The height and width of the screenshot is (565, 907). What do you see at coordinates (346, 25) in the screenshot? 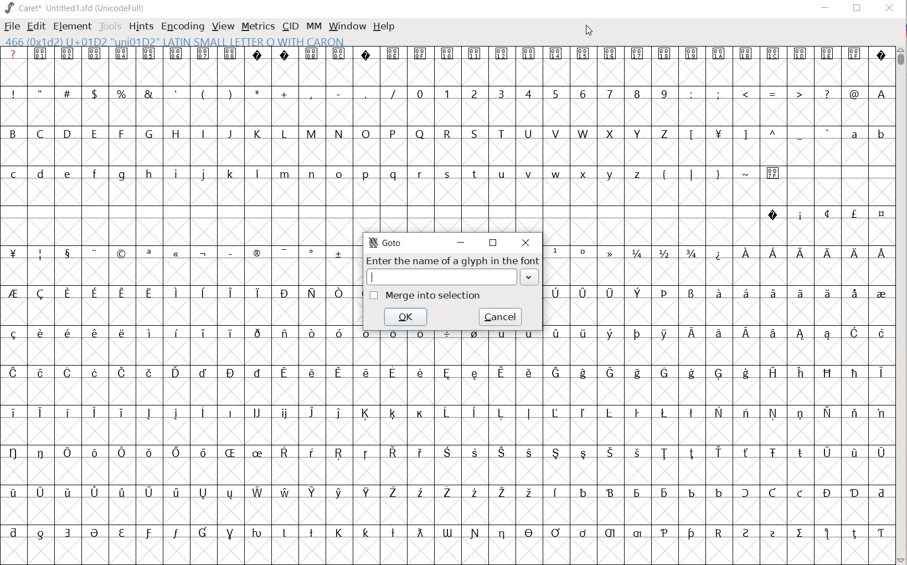
I see `WINDOW` at bounding box center [346, 25].